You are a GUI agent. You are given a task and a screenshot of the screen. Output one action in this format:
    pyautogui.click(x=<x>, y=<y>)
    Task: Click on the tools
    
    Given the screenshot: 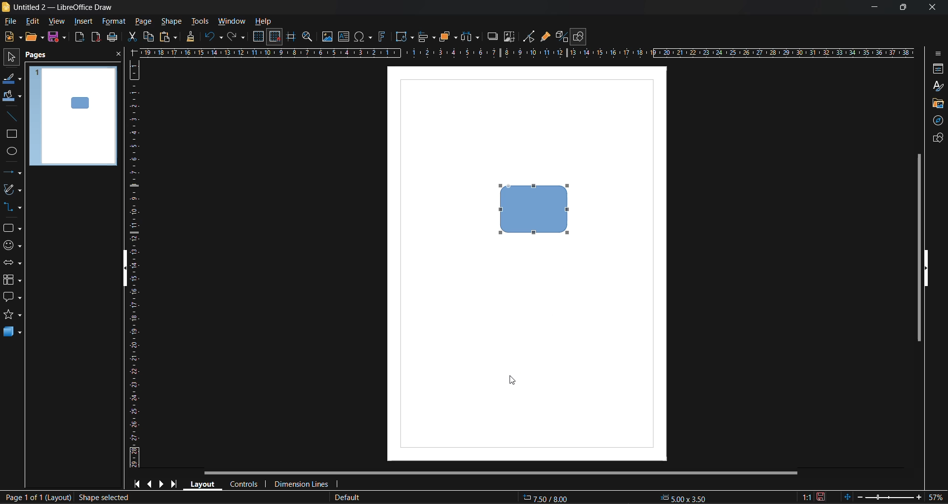 What is the action you would take?
    pyautogui.click(x=202, y=22)
    